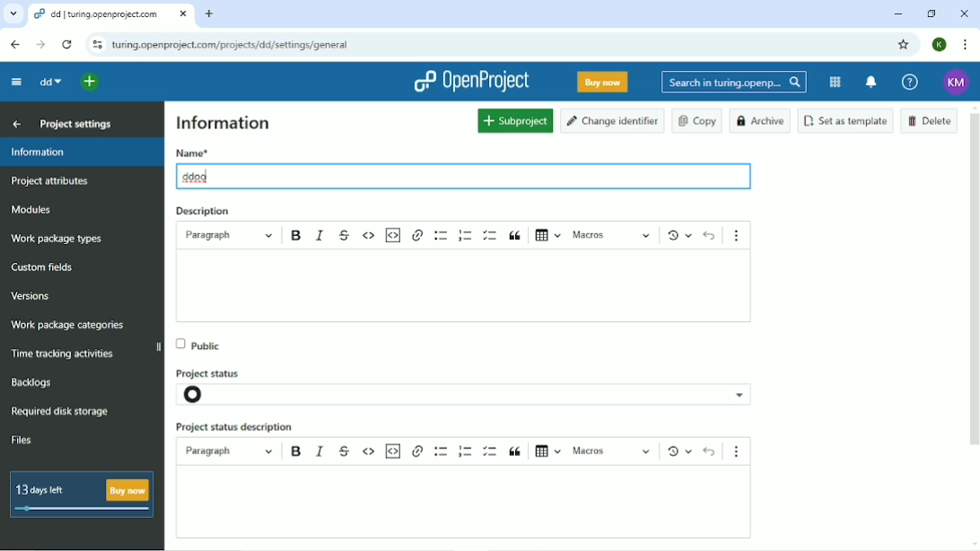 The width and height of the screenshot is (980, 551). What do you see at coordinates (545, 237) in the screenshot?
I see `Insert table` at bounding box center [545, 237].